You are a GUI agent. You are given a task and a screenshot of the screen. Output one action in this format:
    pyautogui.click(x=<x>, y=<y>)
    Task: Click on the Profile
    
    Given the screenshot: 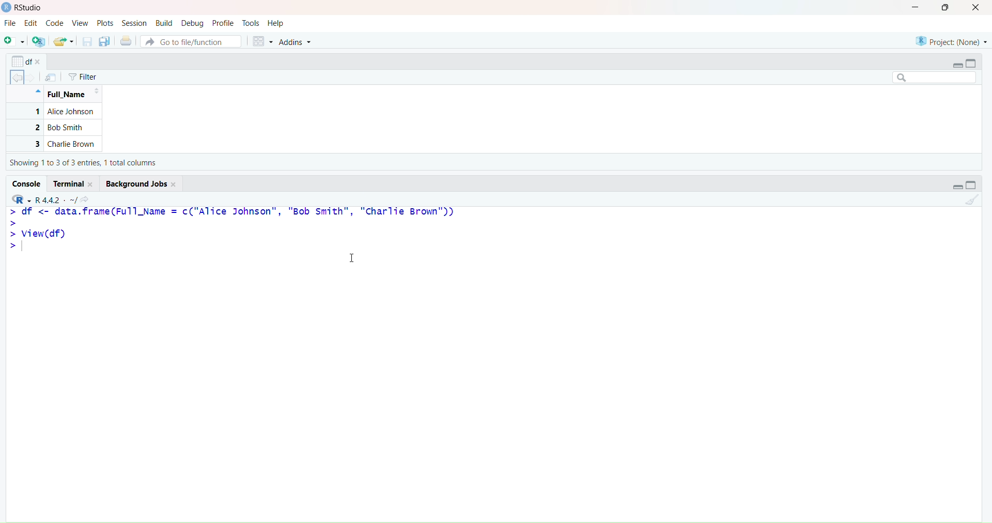 What is the action you would take?
    pyautogui.click(x=223, y=23)
    